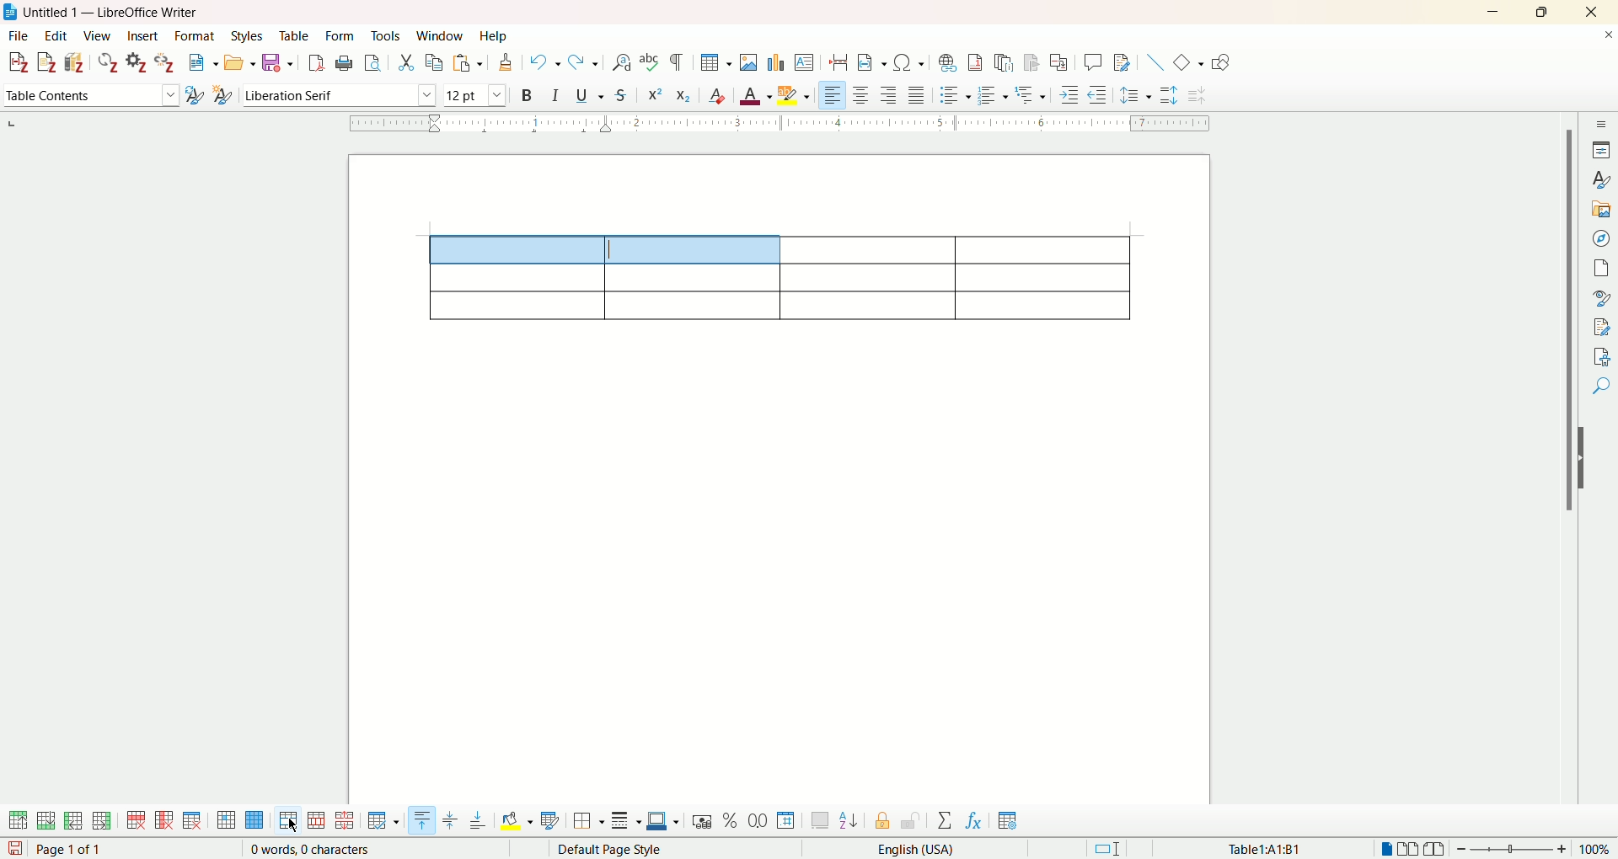  Describe the element at coordinates (774, 64) in the screenshot. I see `insert chart` at that location.